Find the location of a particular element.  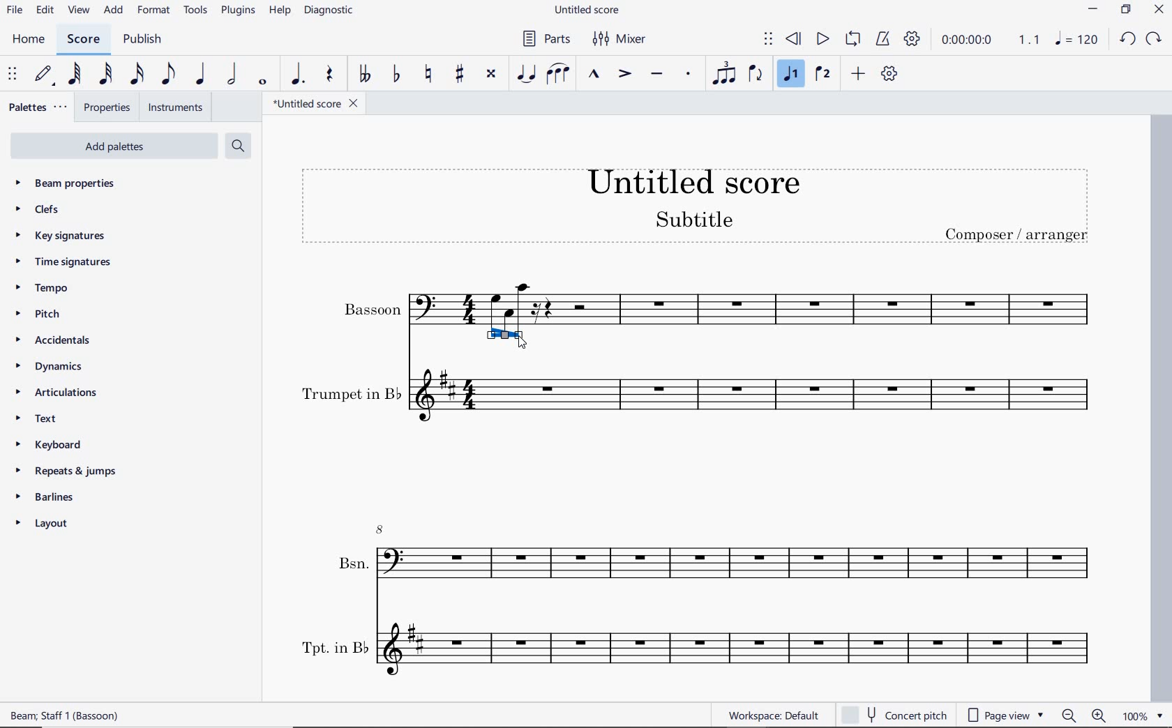

rewind is located at coordinates (794, 40).